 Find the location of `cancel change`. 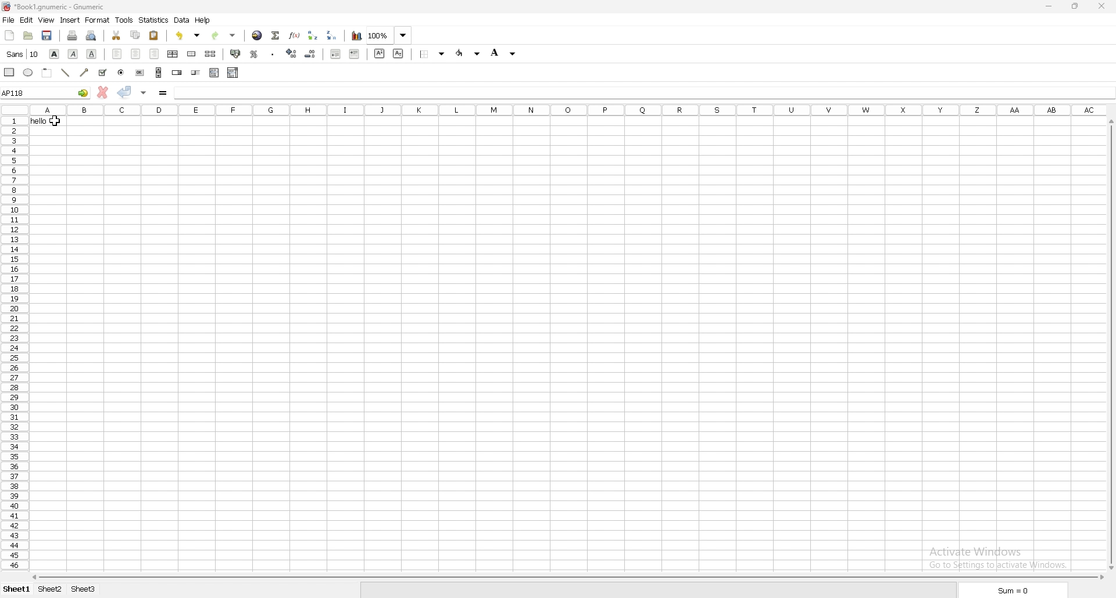

cancel change is located at coordinates (104, 92).